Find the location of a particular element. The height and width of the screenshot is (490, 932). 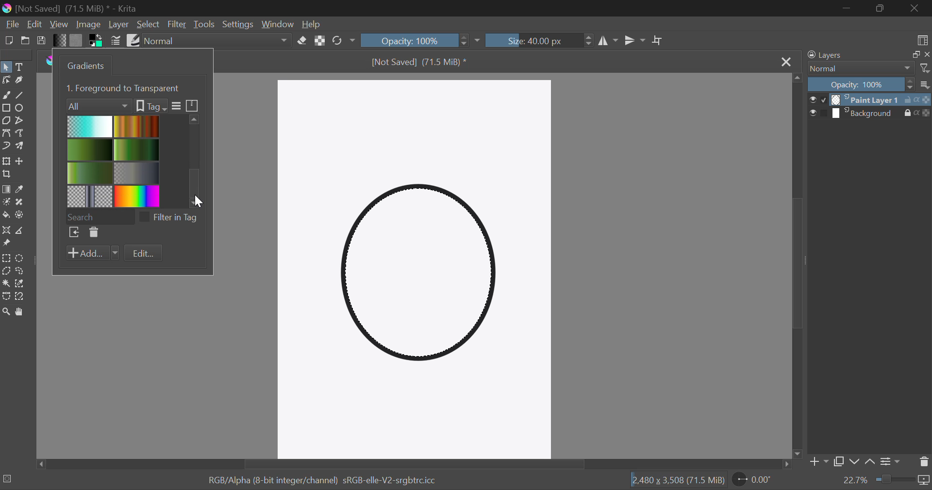

Opacity is located at coordinates (416, 40).